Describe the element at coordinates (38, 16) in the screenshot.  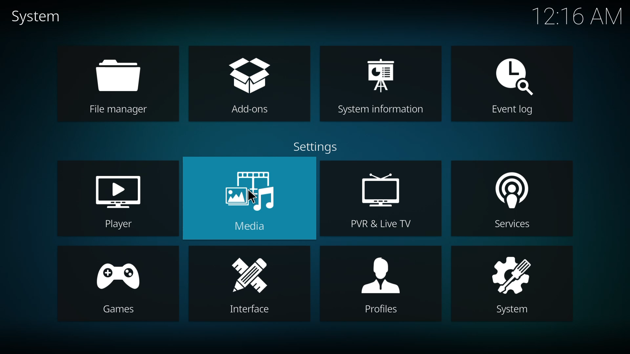
I see `system` at that location.